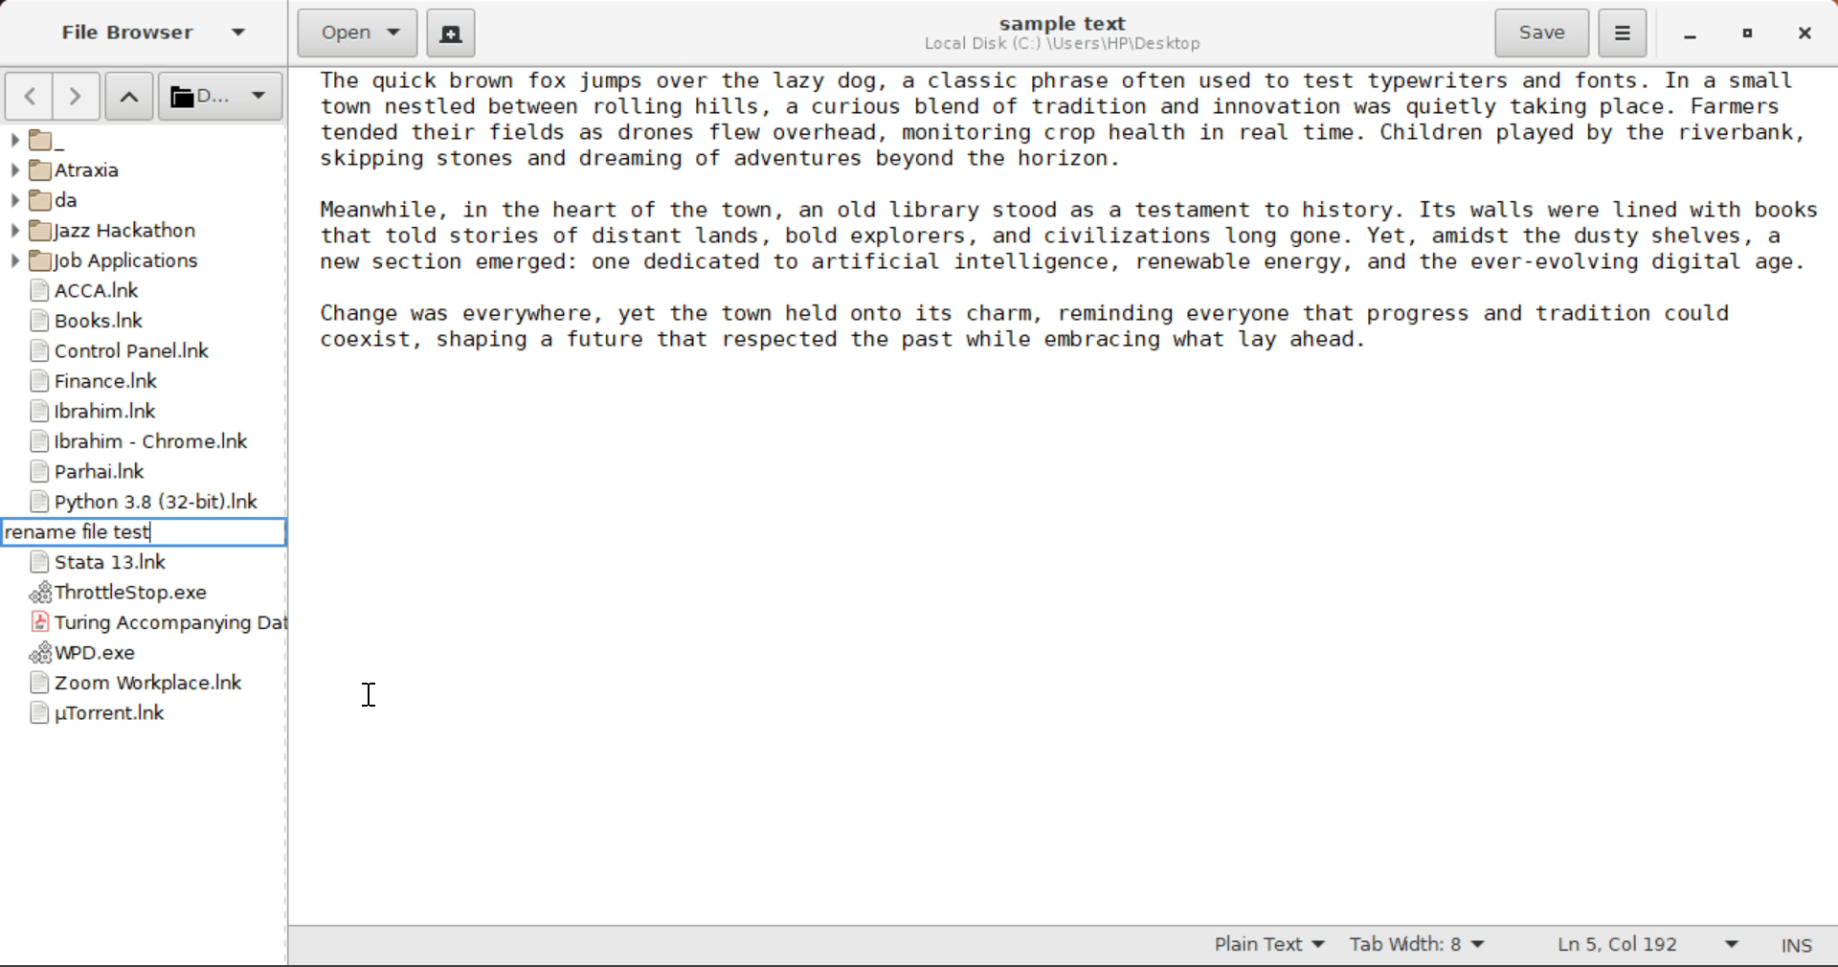 This screenshot has width=1838, height=967. Describe the element at coordinates (138, 684) in the screenshot. I see `Zoom Application ` at that location.